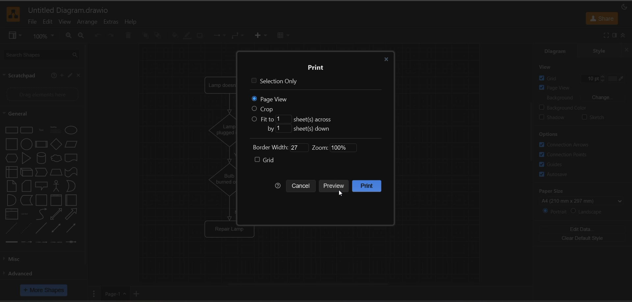  What do you see at coordinates (601, 18) in the screenshot?
I see `share` at bounding box center [601, 18].